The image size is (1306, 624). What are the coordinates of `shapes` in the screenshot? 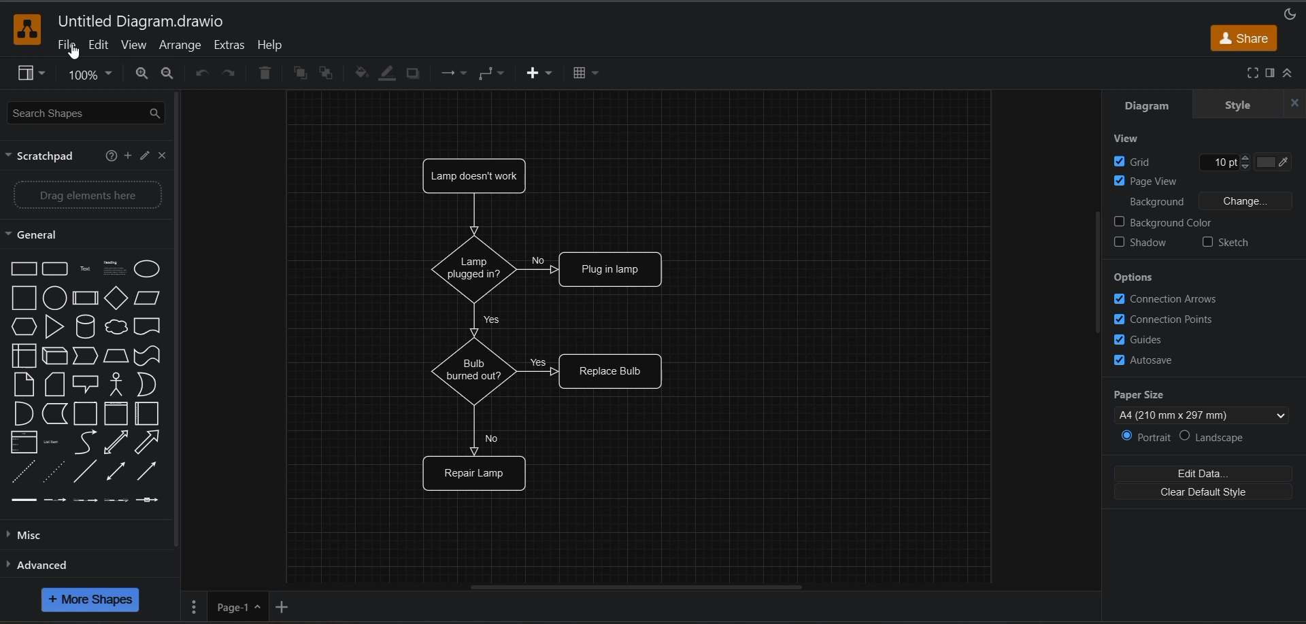 It's located at (85, 383).